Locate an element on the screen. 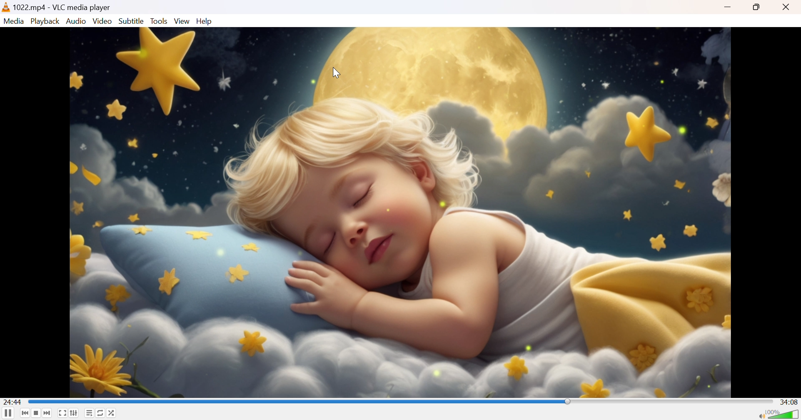 The height and width of the screenshot is (420, 801). Minimize is located at coordinates (727, 8).